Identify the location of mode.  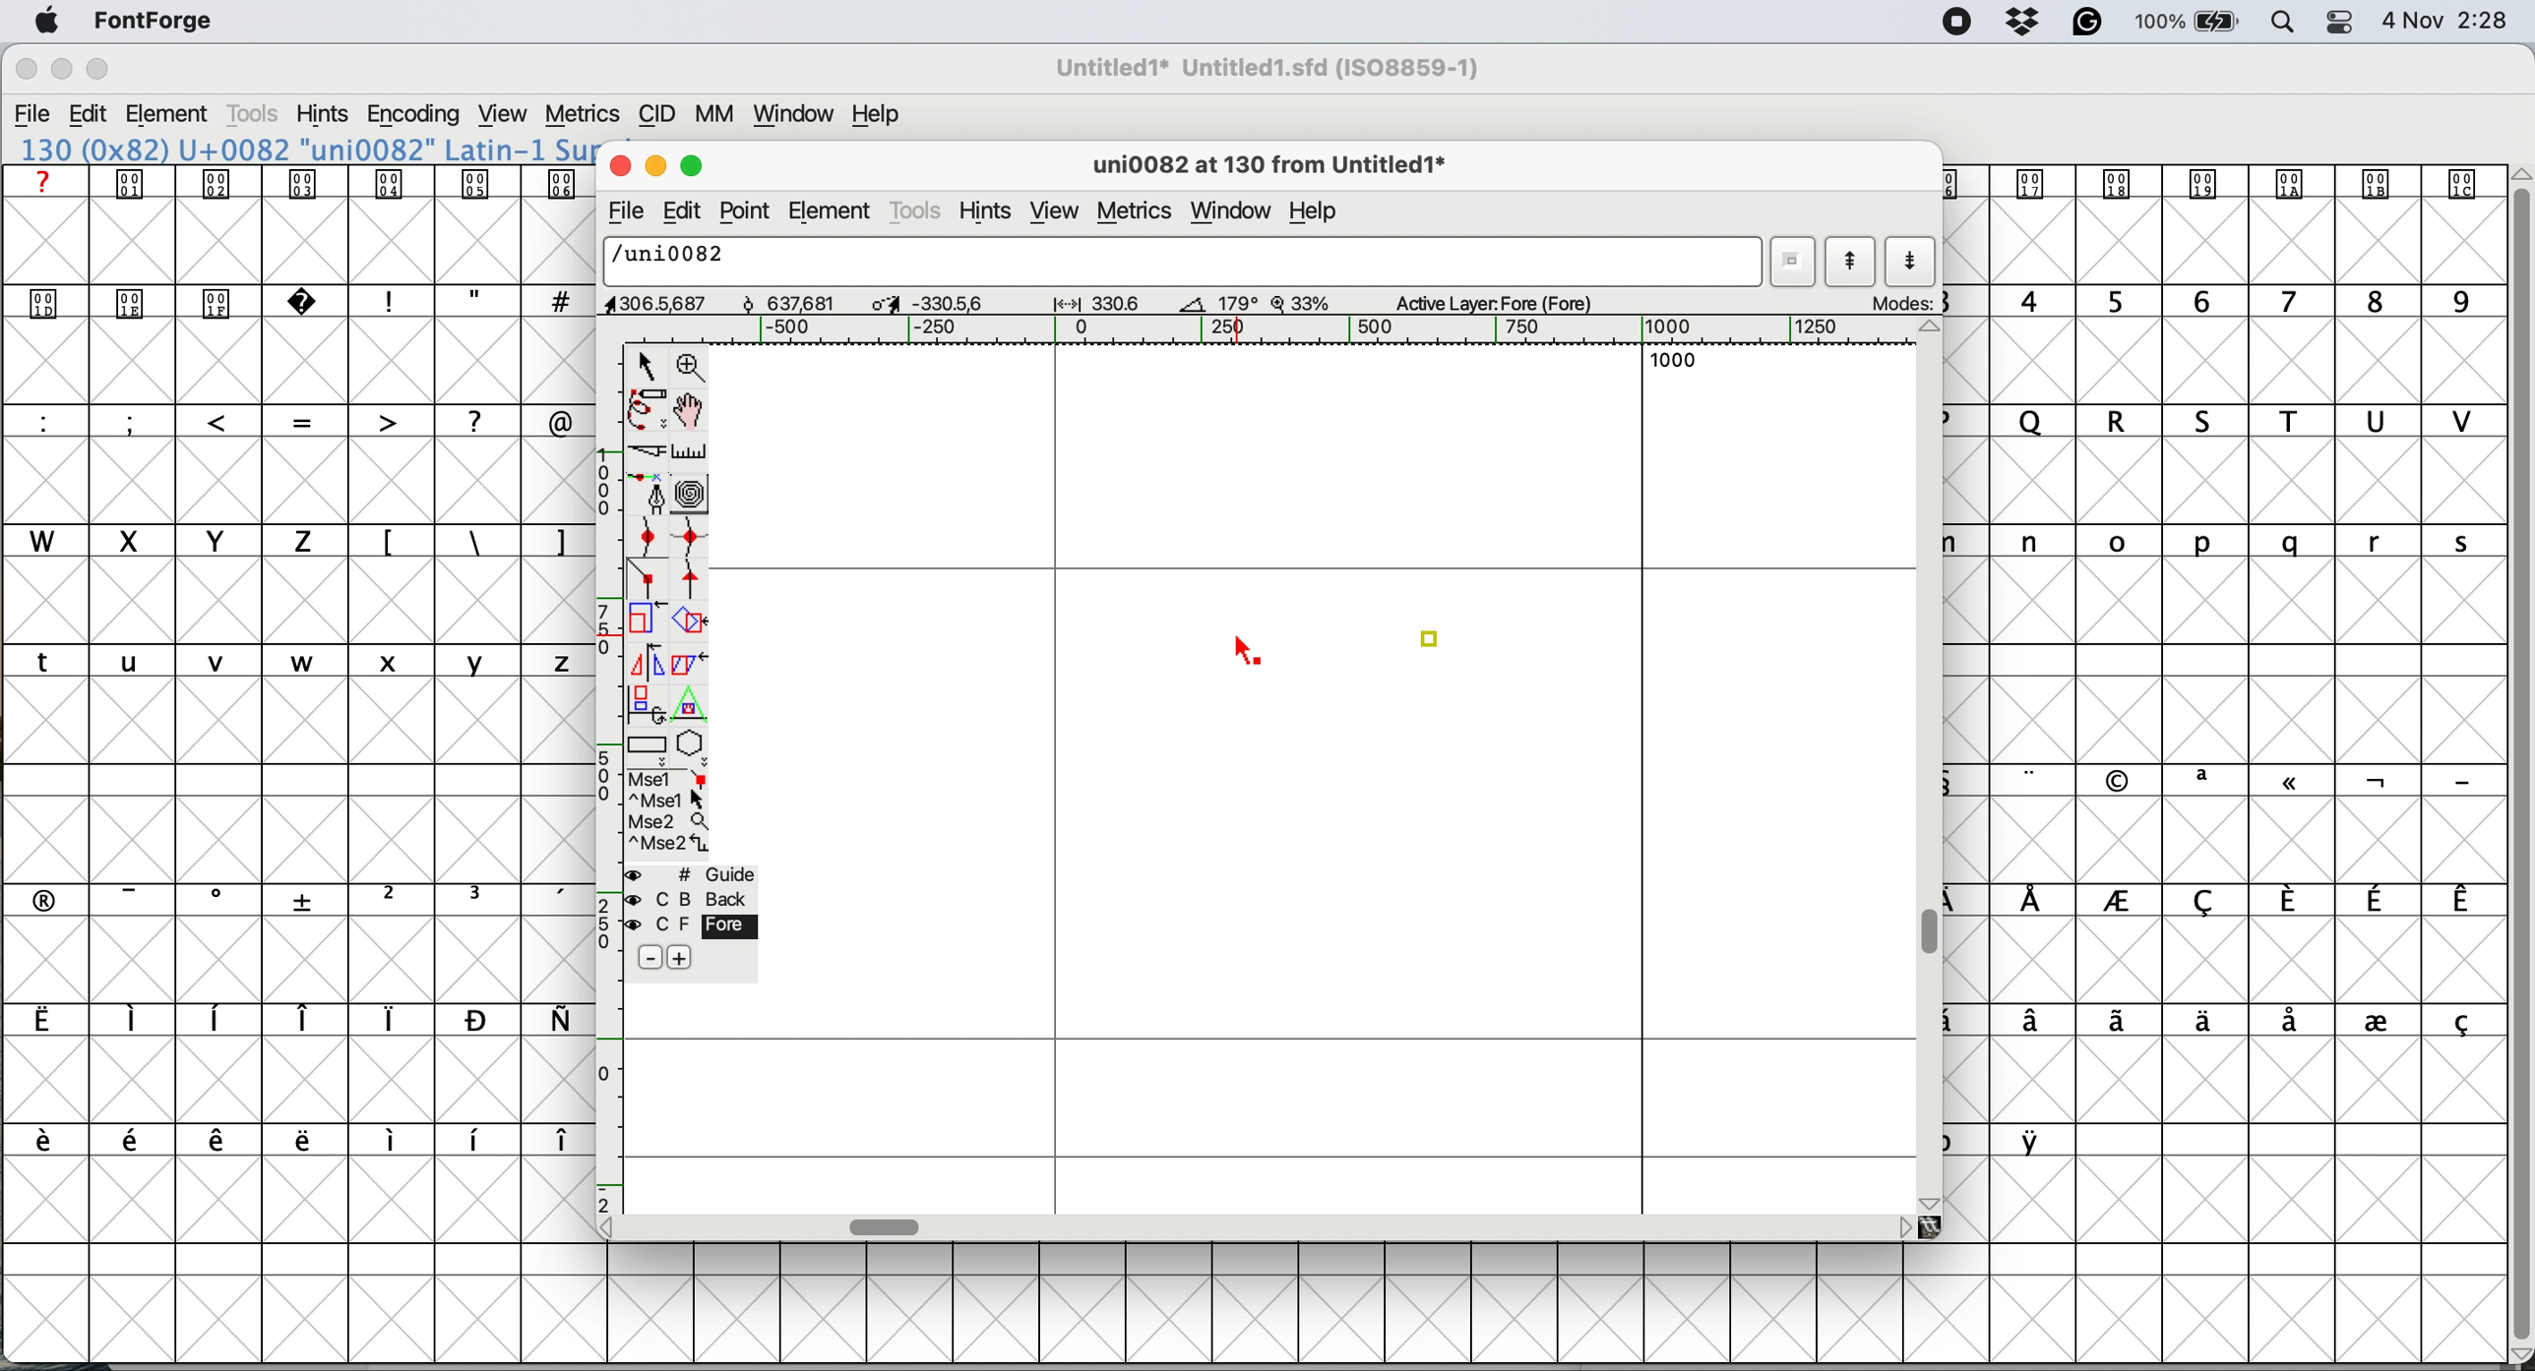
(1898, 302).